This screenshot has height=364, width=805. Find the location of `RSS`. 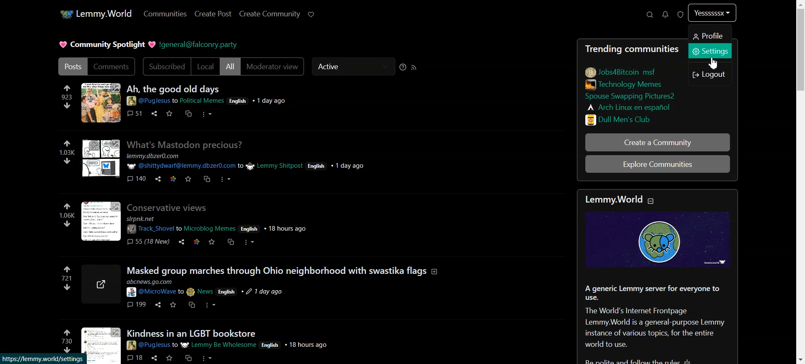

RSS is located at coordinates (415, 68).